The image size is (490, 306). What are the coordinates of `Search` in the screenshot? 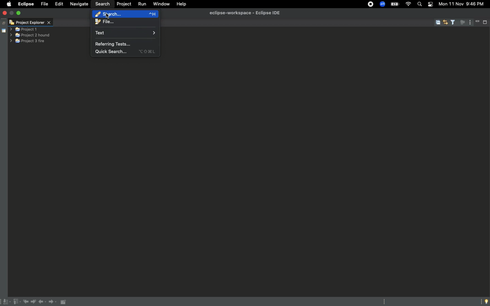 It's located at (419, 4).